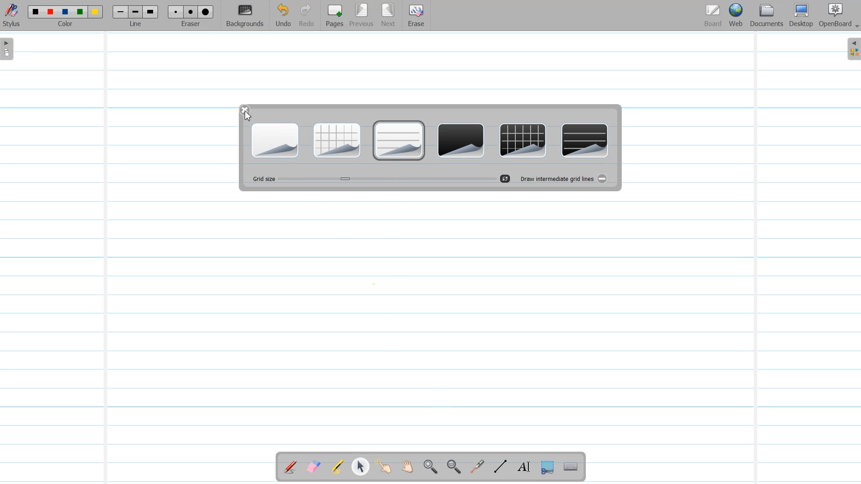 This screenshot has width=861, height=484. I want to click on Previous, so click(363, 16).